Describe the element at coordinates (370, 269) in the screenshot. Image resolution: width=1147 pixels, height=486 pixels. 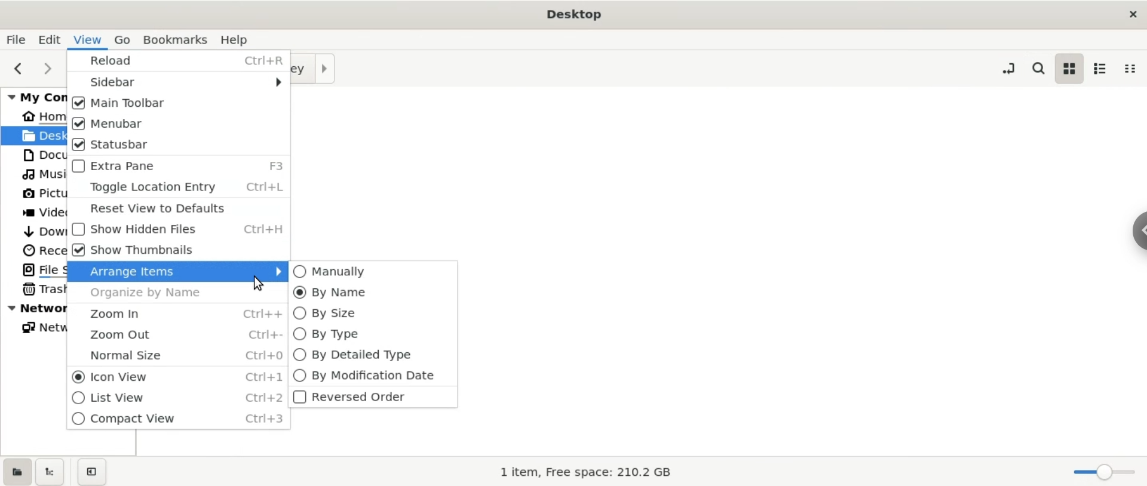
I see `manually` at that location.